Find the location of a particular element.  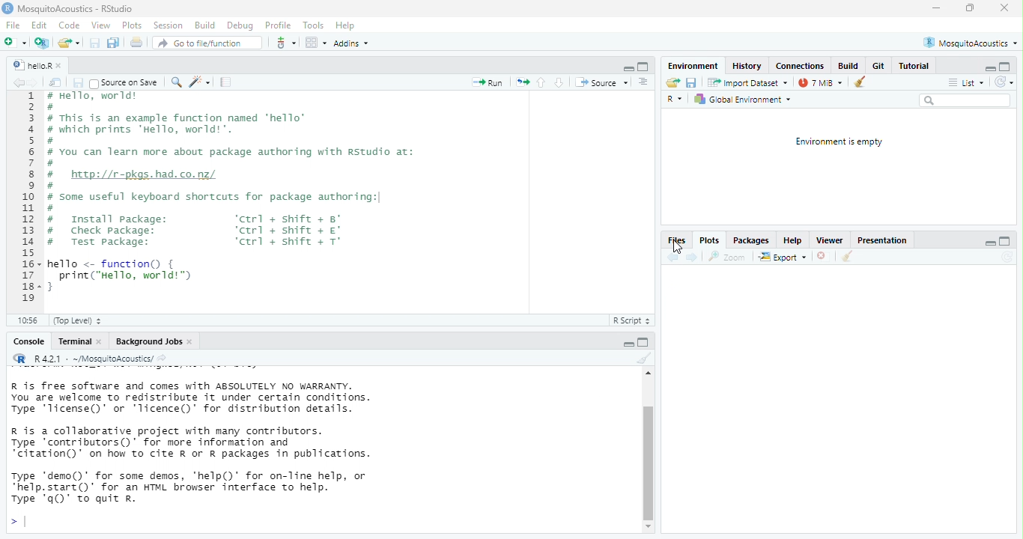

Session is located at coordinates (169, 26).